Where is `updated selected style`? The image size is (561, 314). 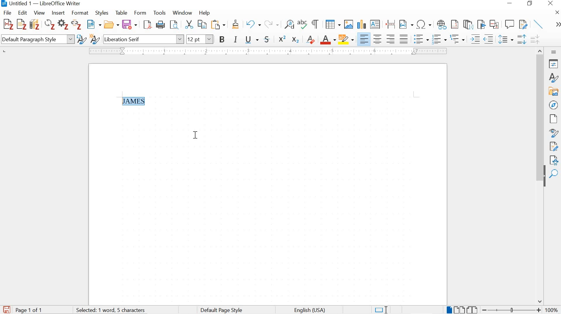
updated selected style is located at coordinates (81, 39).